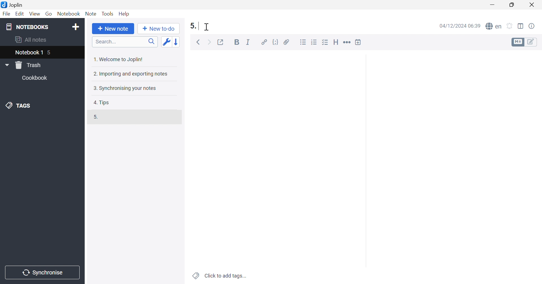 The width and height of the screenshot is (542, 284). Describe the element at coordinates (28, 65) in the screenshot. I see `Trash` at that location.